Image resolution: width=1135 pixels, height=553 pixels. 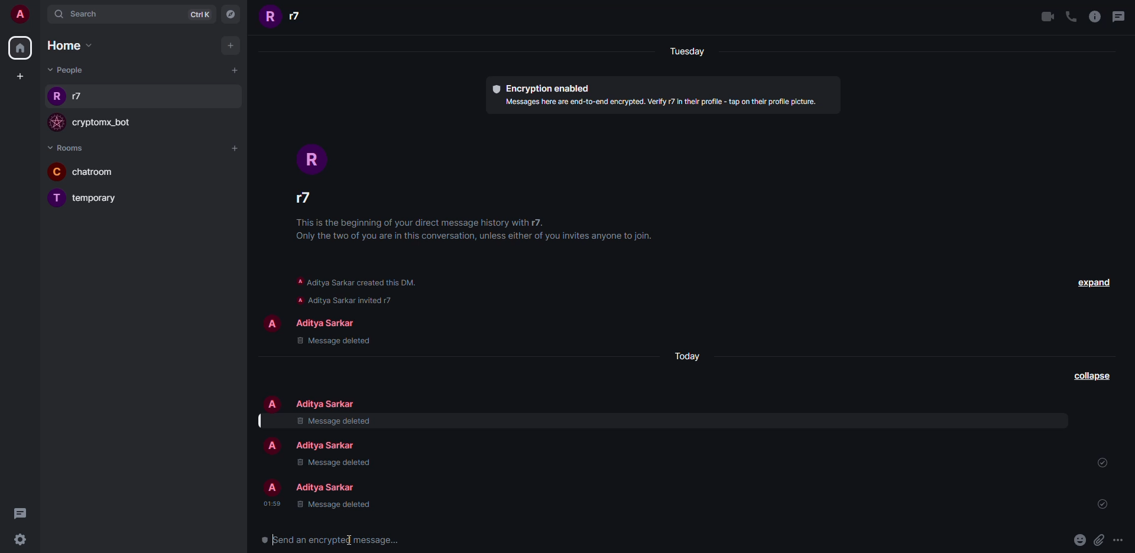 I want to click on account, so click(x=23, y=16).